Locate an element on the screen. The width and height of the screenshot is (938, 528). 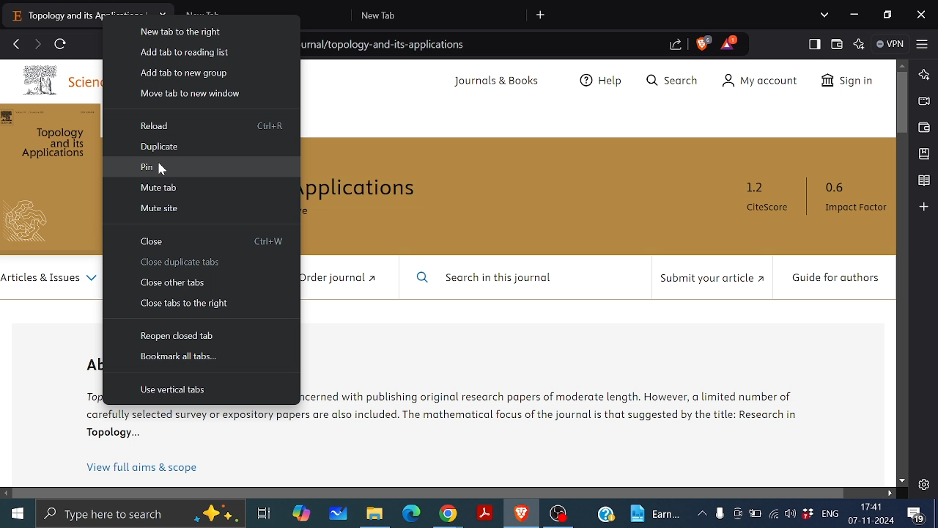
Brave browser is located at coordinates (521, 514).